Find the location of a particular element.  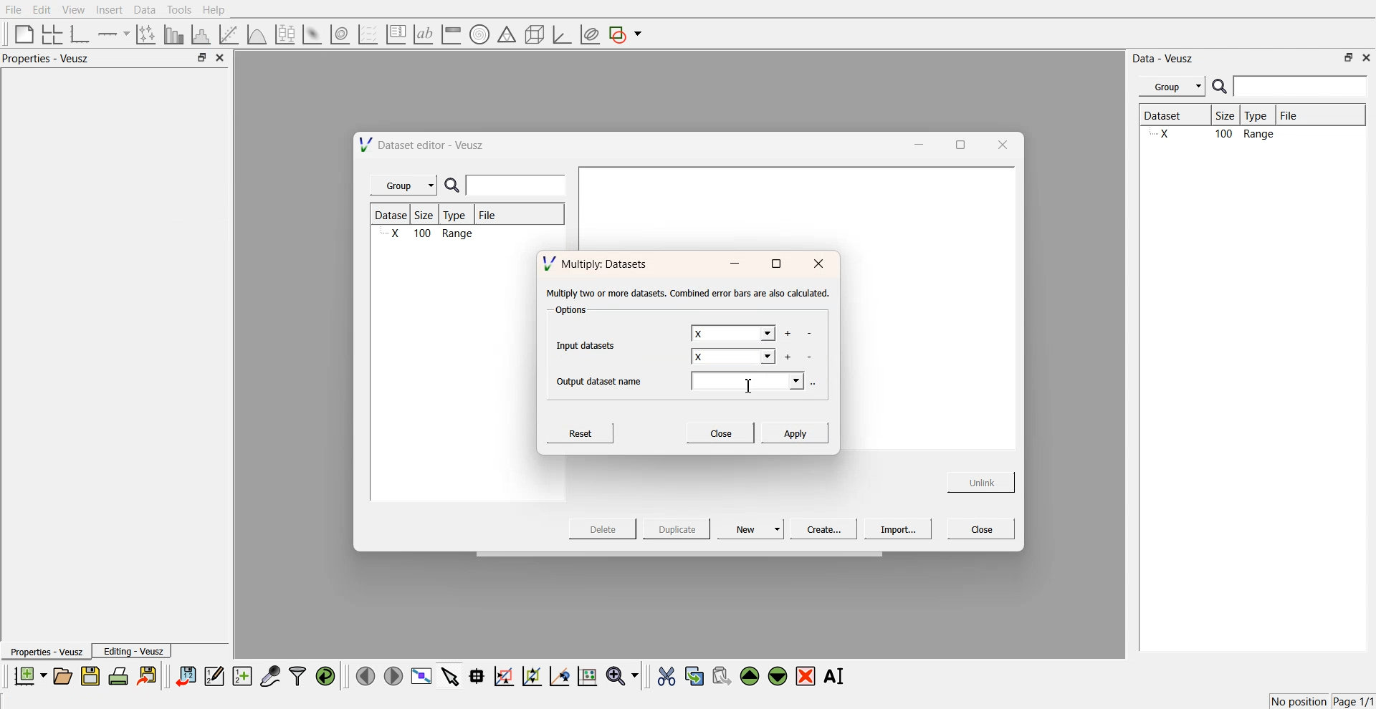

Properties - Veusz is located at coordinates (49, 59).